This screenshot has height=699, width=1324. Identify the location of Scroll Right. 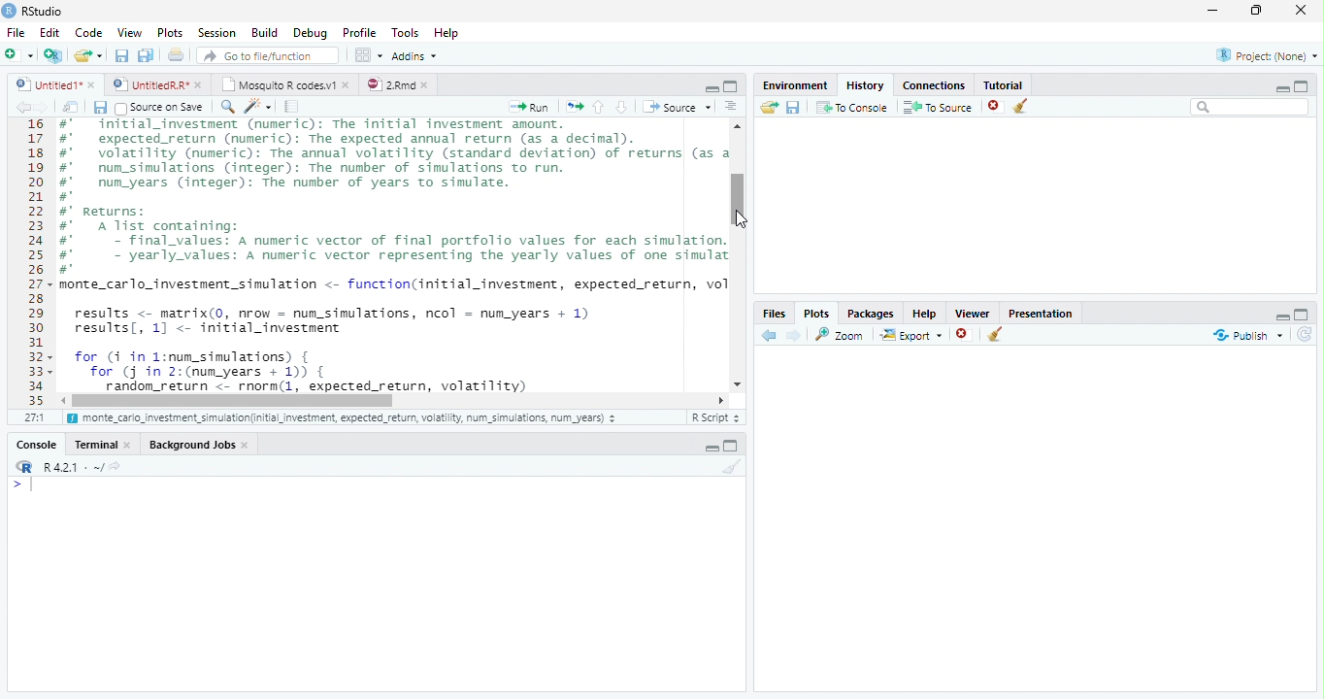
(721, 399).